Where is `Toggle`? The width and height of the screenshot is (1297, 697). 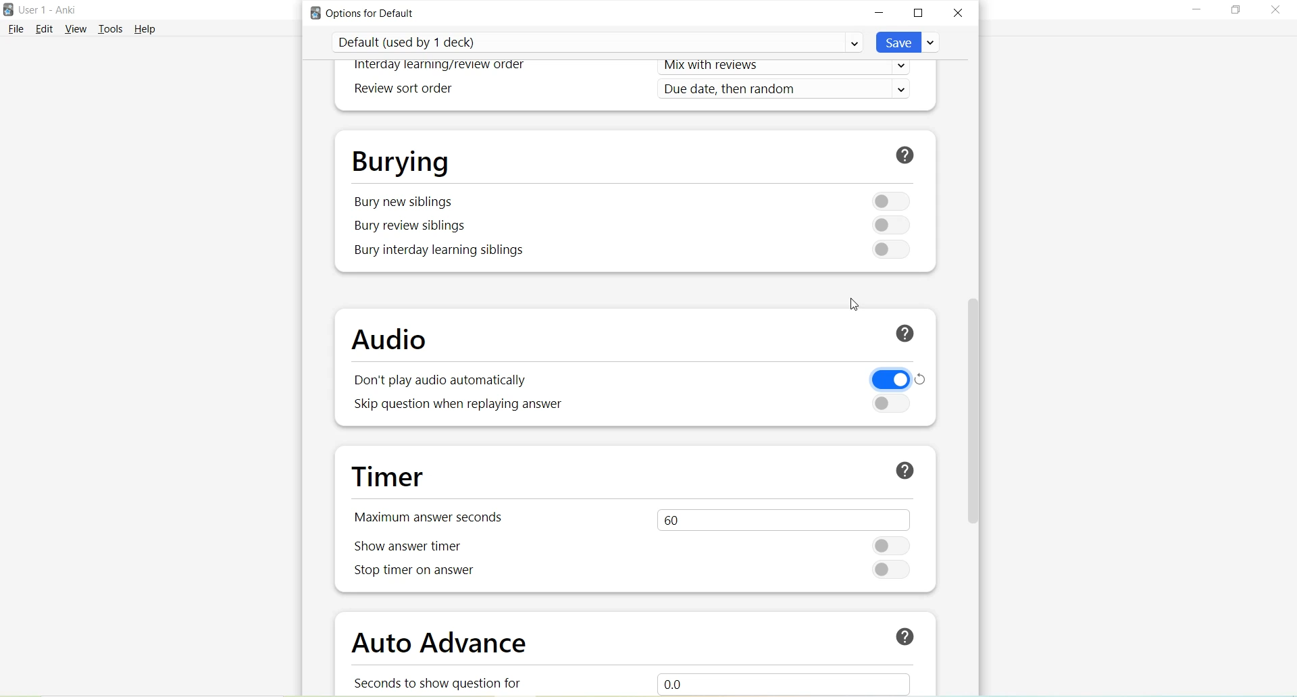 Toggle is located at coordinates (893, 570).